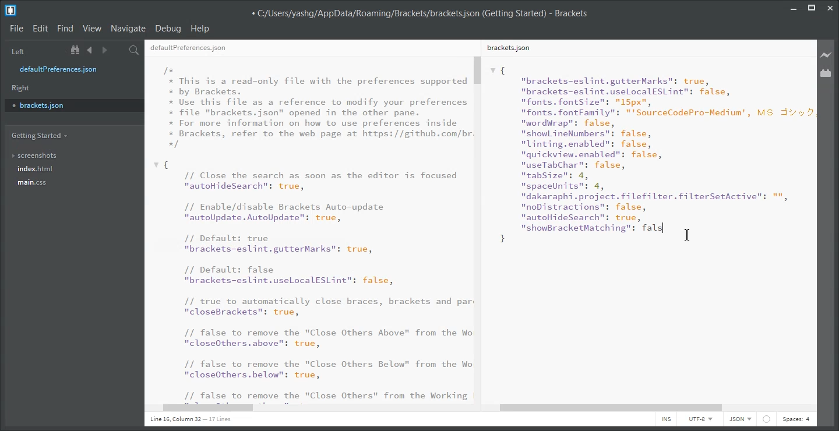  I want to click on Navigate Backward, so click(90, 50).